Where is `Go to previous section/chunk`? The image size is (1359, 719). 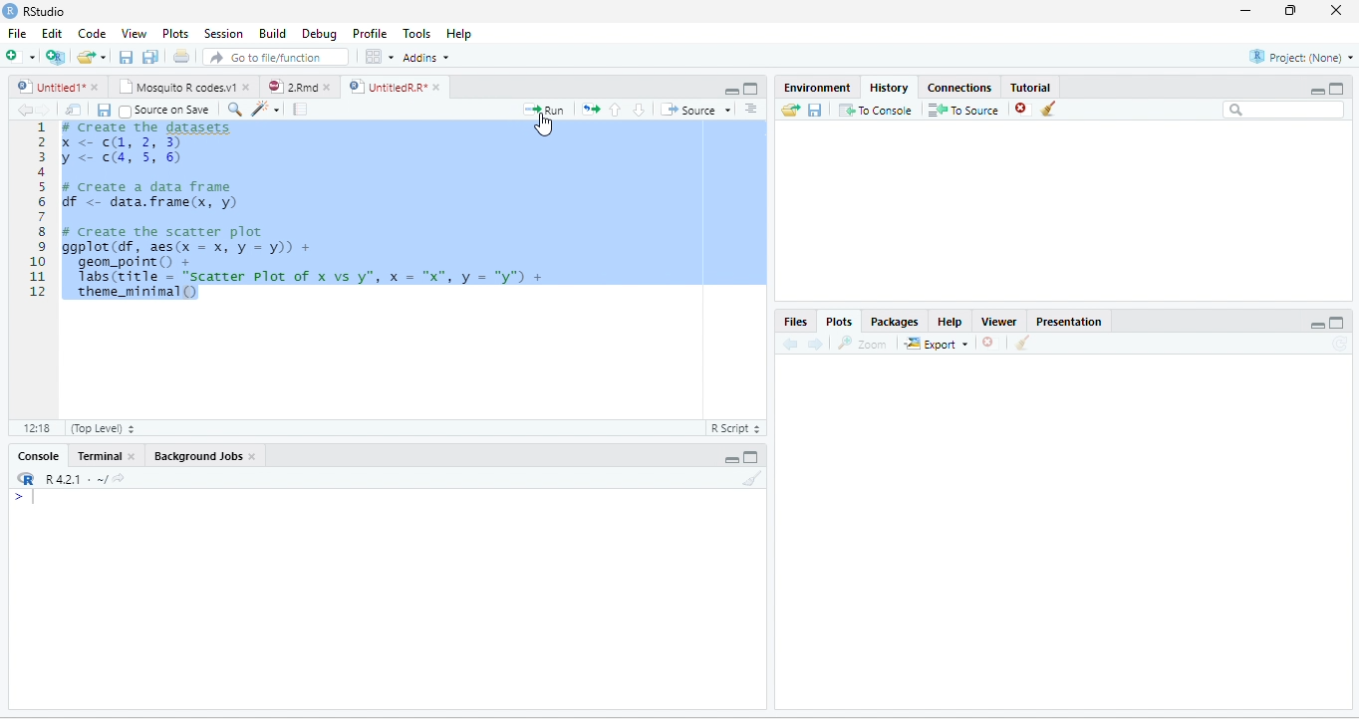 Go to previous section/chunk is located at coordinates (616, 110).